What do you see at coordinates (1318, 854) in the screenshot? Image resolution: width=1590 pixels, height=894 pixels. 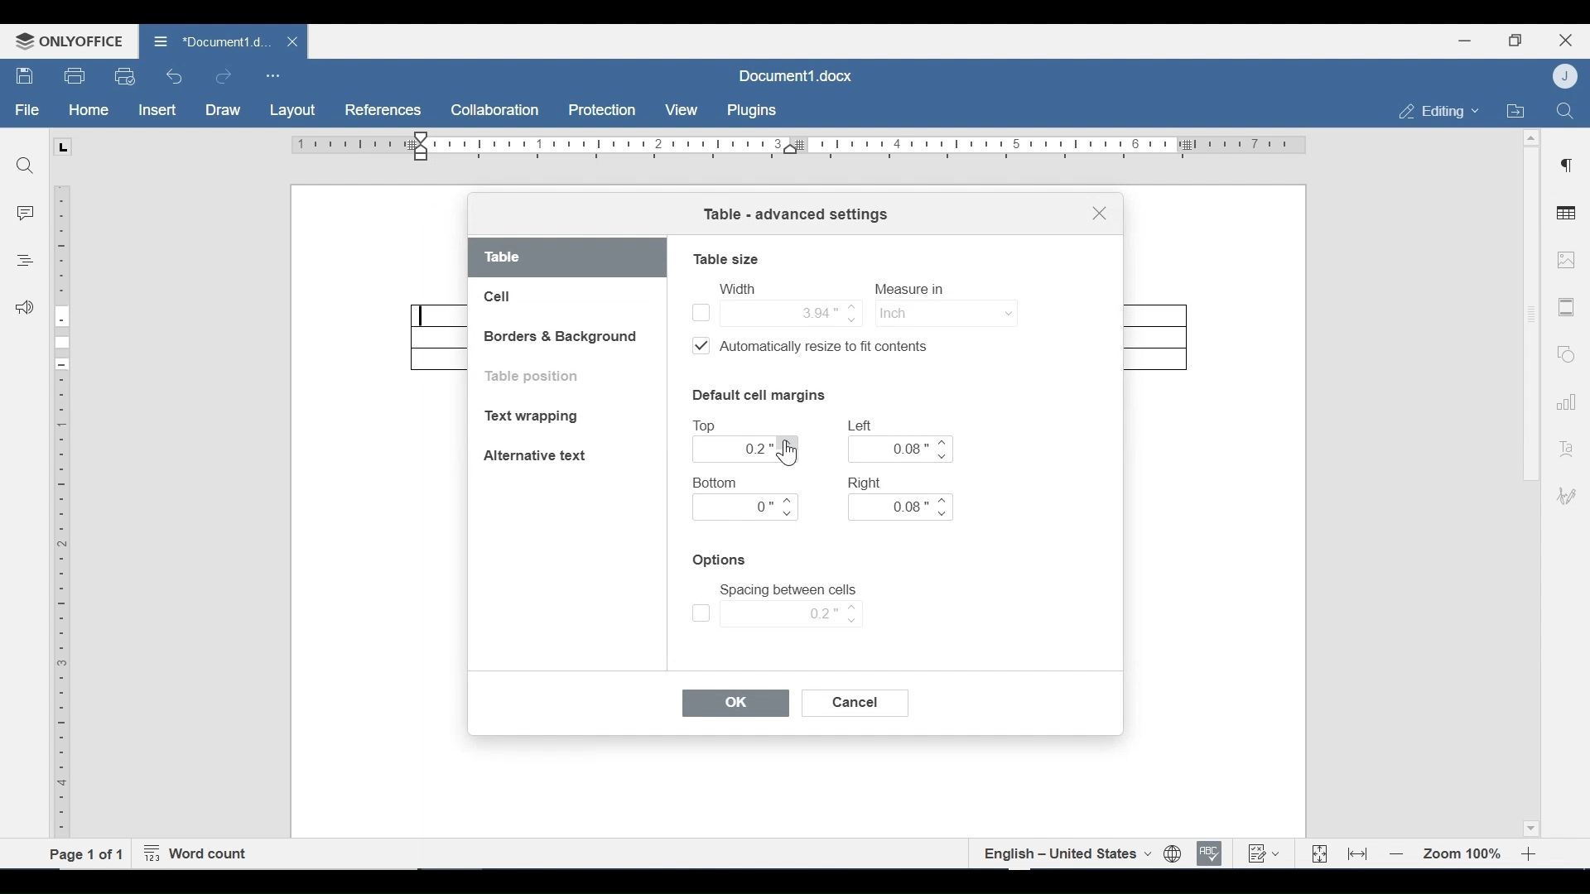 I see `Fit to Page` at bounding box center [1318, 854].